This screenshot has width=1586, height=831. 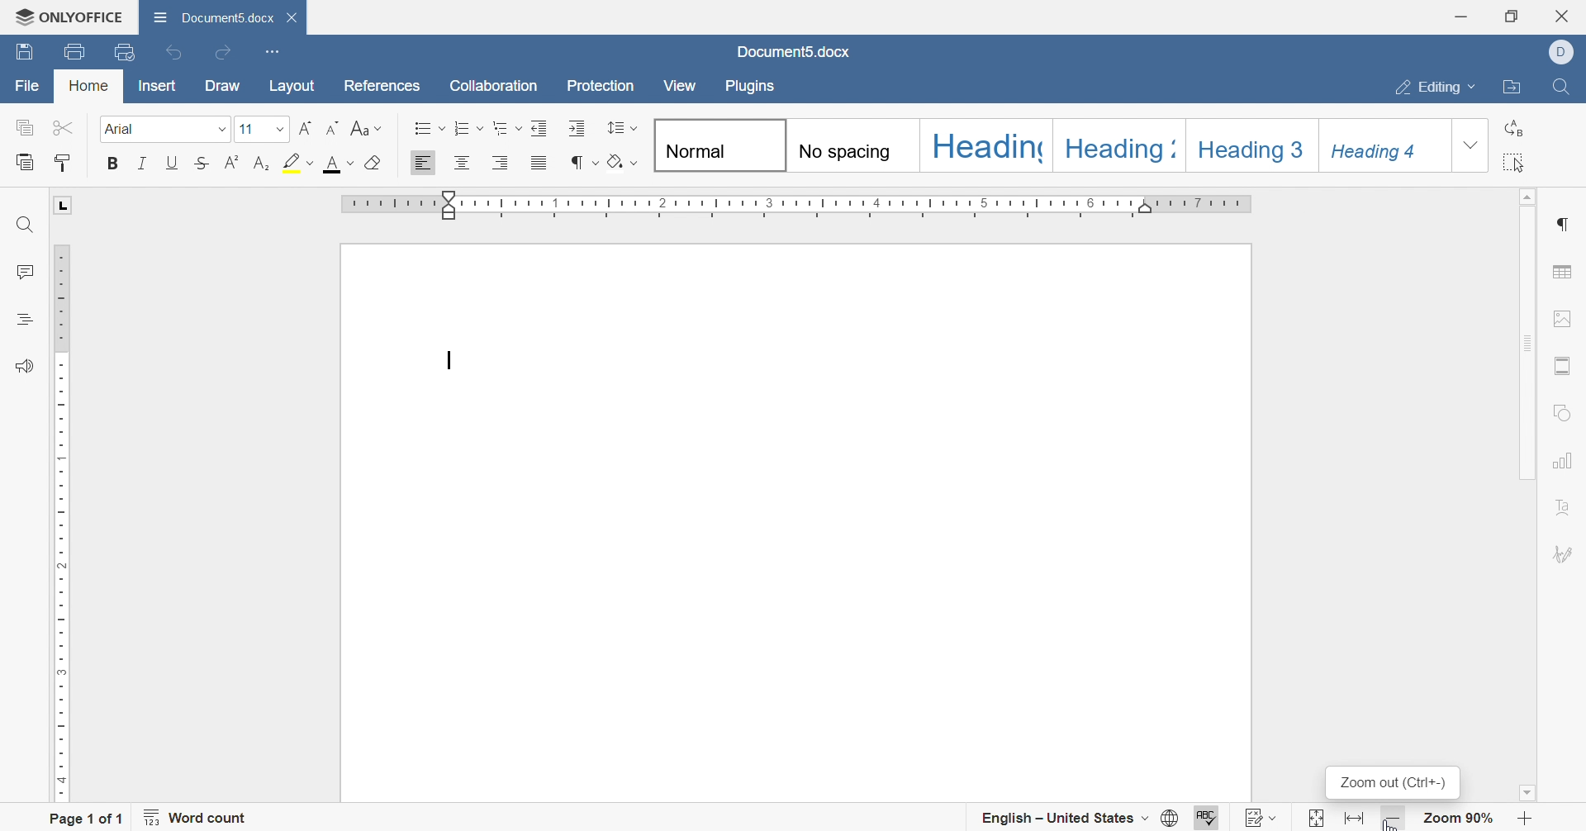 I want to click on text art settings, so click(x=1565, y=509).